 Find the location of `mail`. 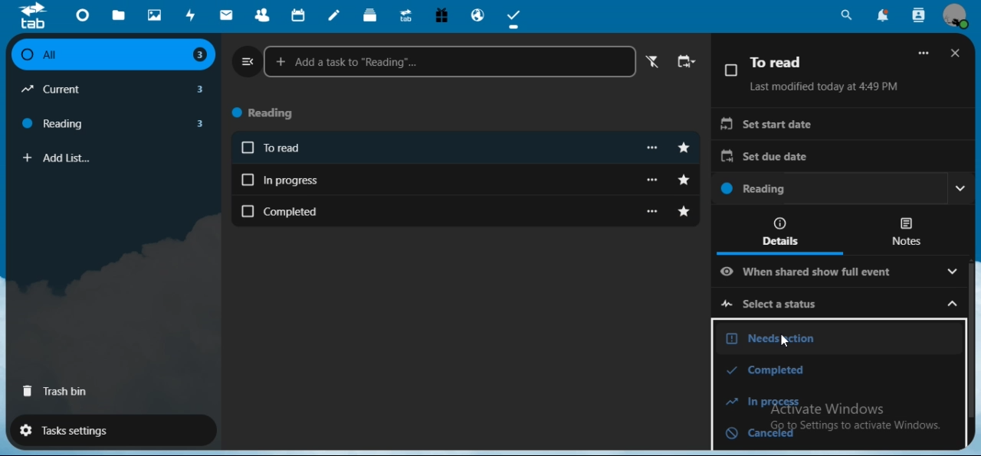

mail is located at coordinates (228, 15).